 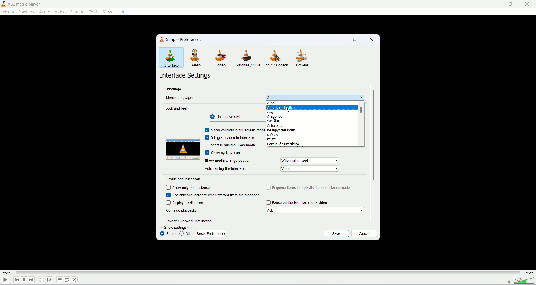 I want to click on show contrls, so click(x=235, y=129).